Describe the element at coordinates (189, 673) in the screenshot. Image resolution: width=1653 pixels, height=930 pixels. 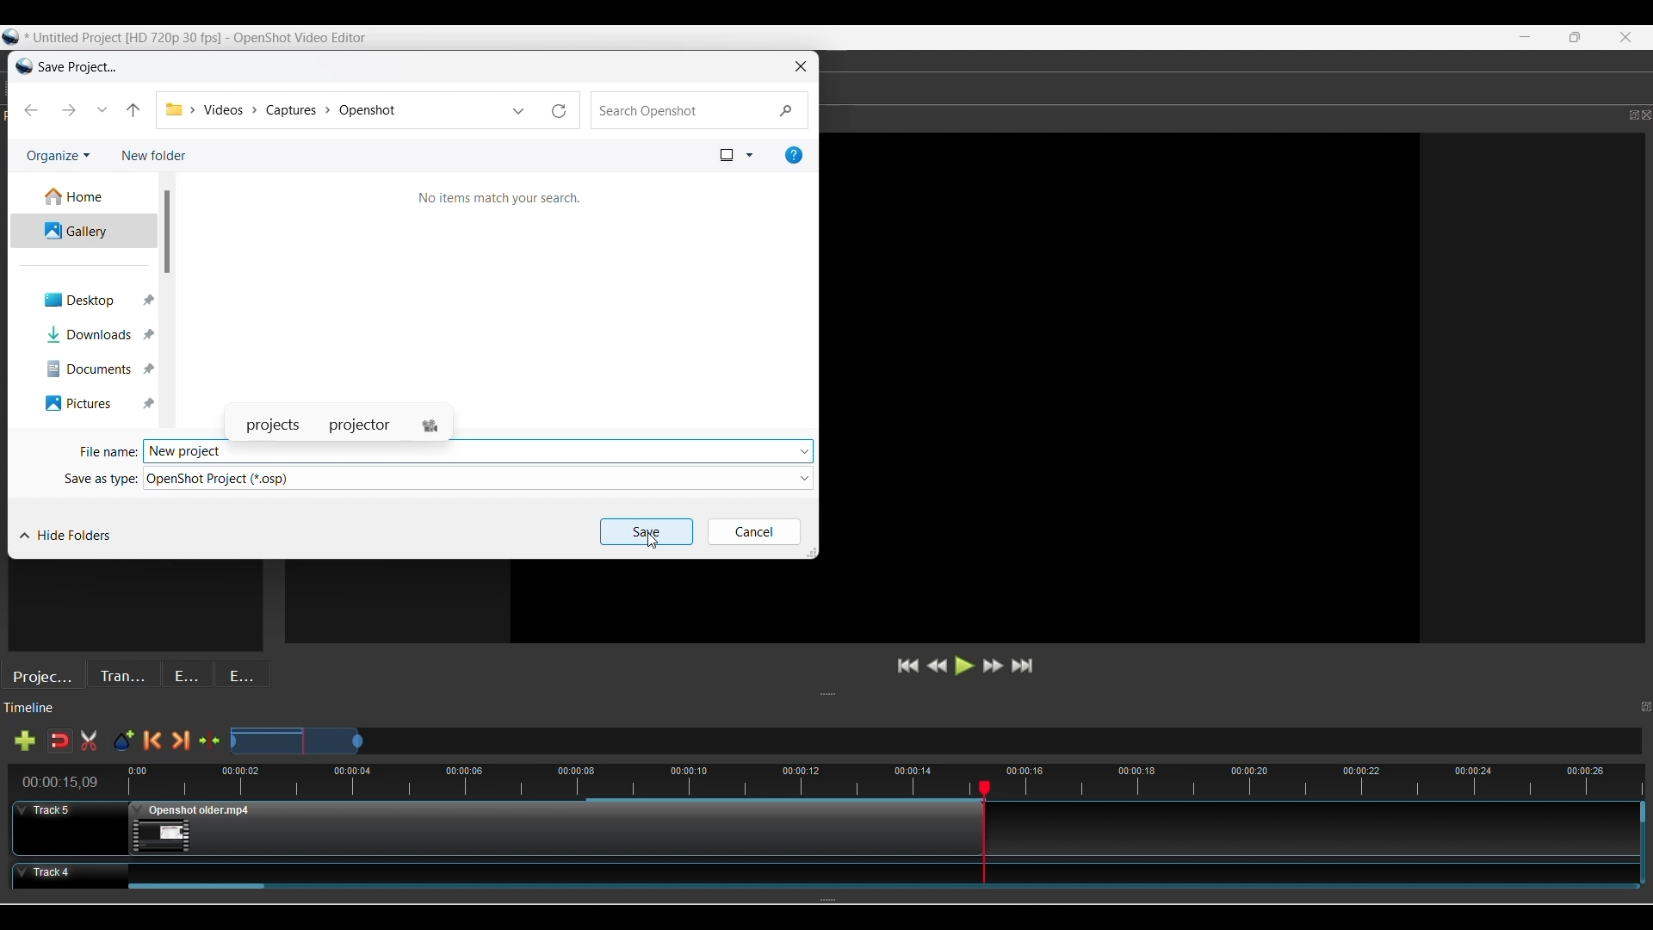
I see `Effects` at that location.